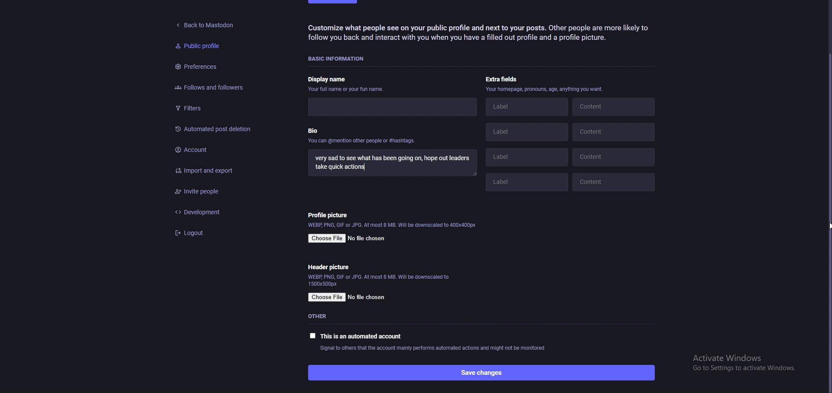 The width and height of the screenshot is (832, 393). What do you see at coordinates (219, 233) in the screenshot?
I see `logout` at bounding box center [219, 233].